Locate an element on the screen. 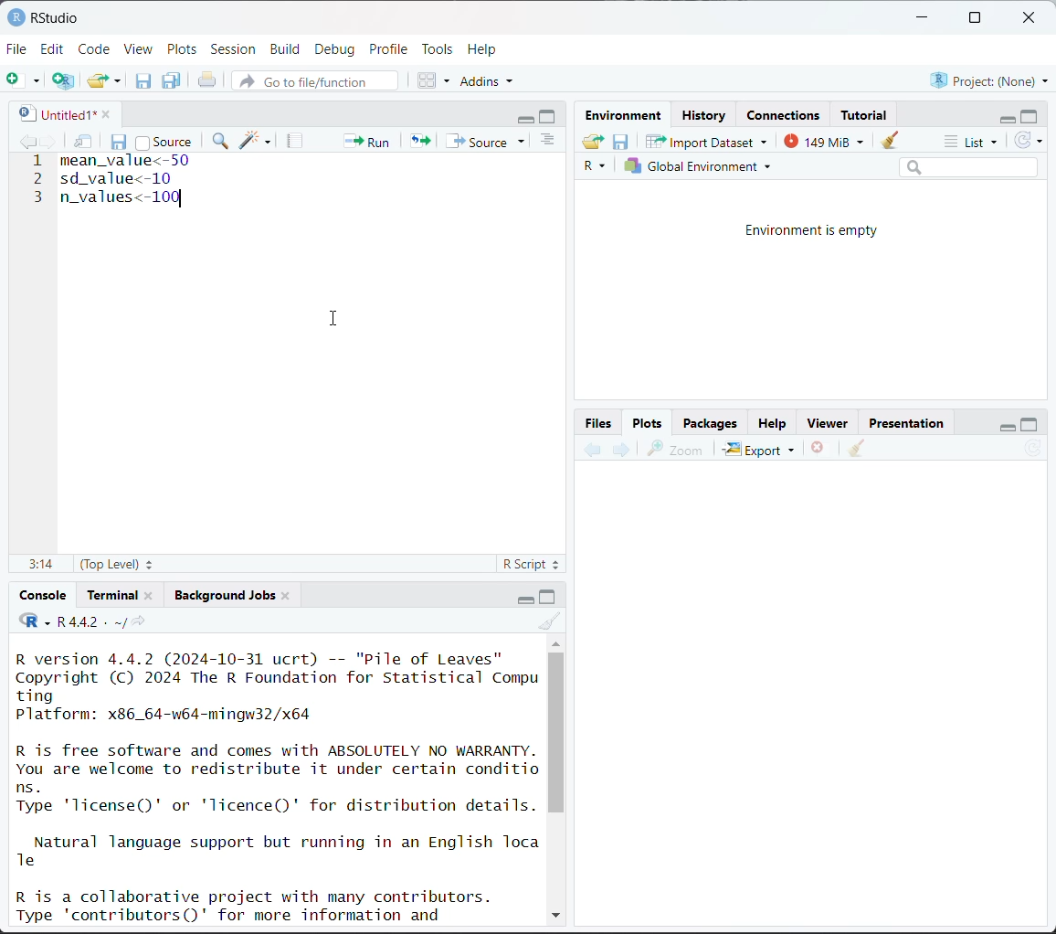 This screenshot has height=934, width=1056. Viewer is located at coordinates (831, 424).